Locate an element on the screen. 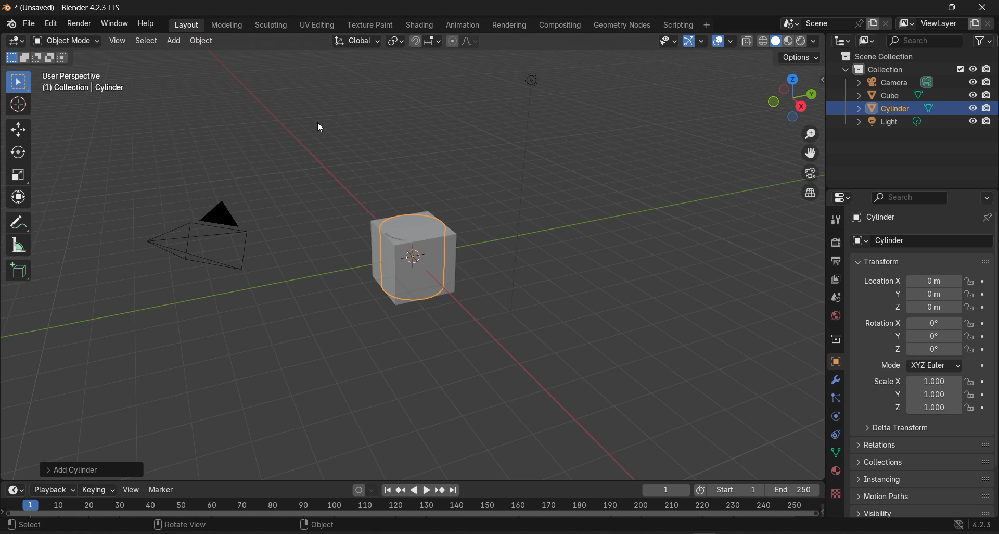 This screenshot has width=999, height=534. hide in view port is located at coordinates (972, 94).